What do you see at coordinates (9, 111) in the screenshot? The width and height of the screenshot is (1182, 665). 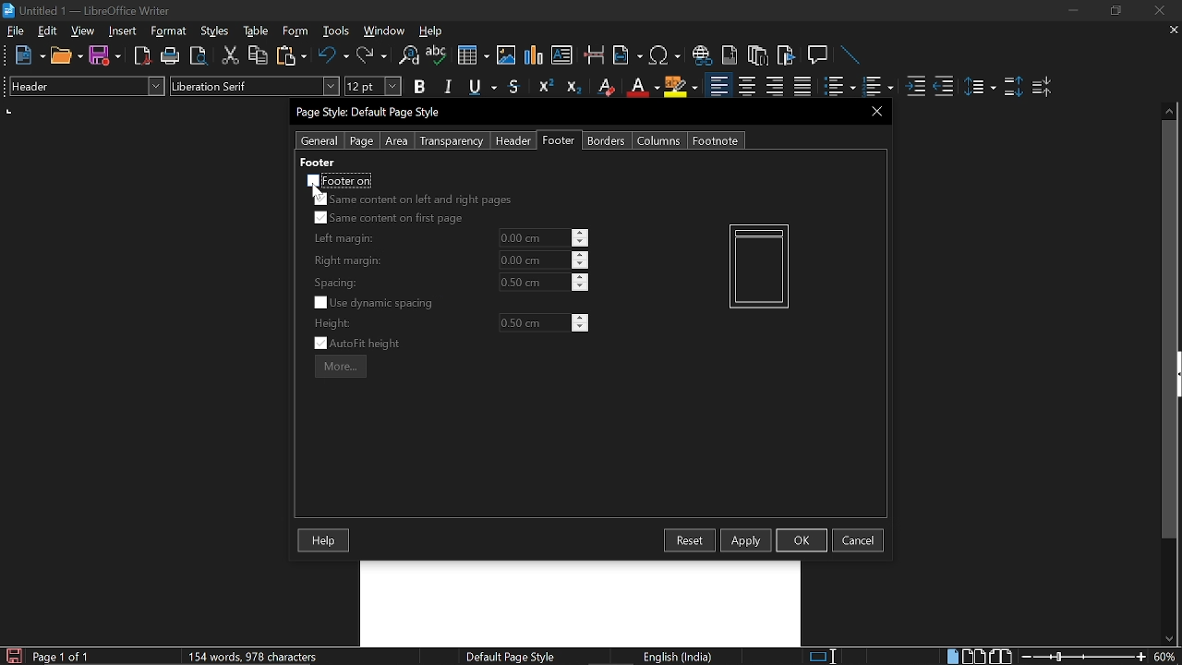 I see `unit` at bounding box center [9, 111].